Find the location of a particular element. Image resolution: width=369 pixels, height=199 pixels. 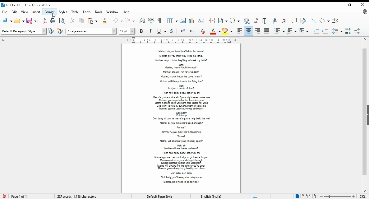

restore is located at coordinates (349, 5).